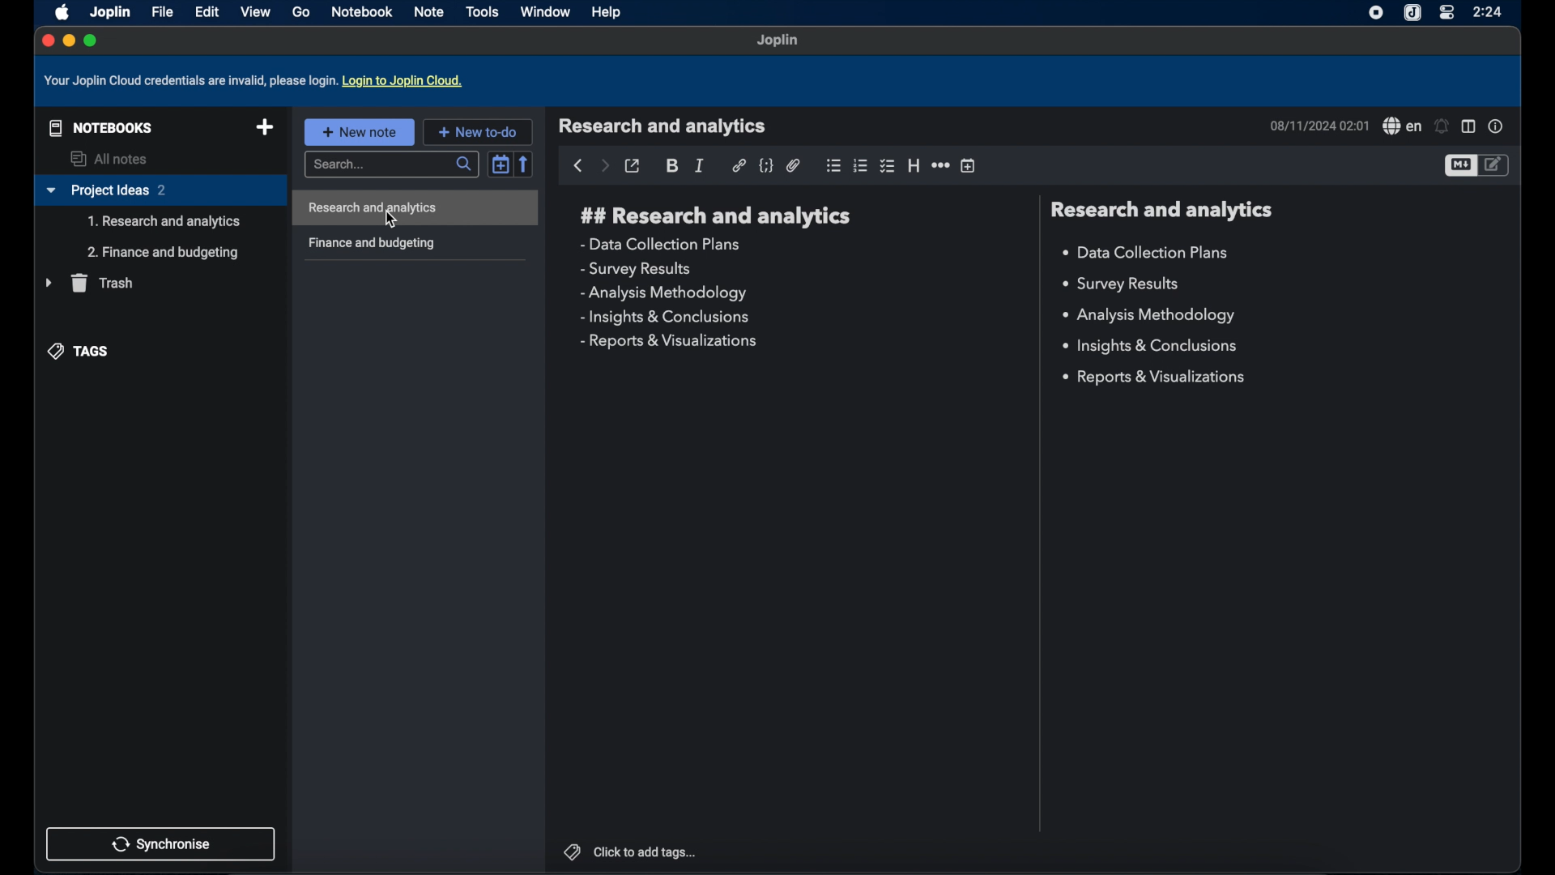 Image resolution: width=1555 pixels, height=875 pixels. I want to click on file, so click(162, 12).